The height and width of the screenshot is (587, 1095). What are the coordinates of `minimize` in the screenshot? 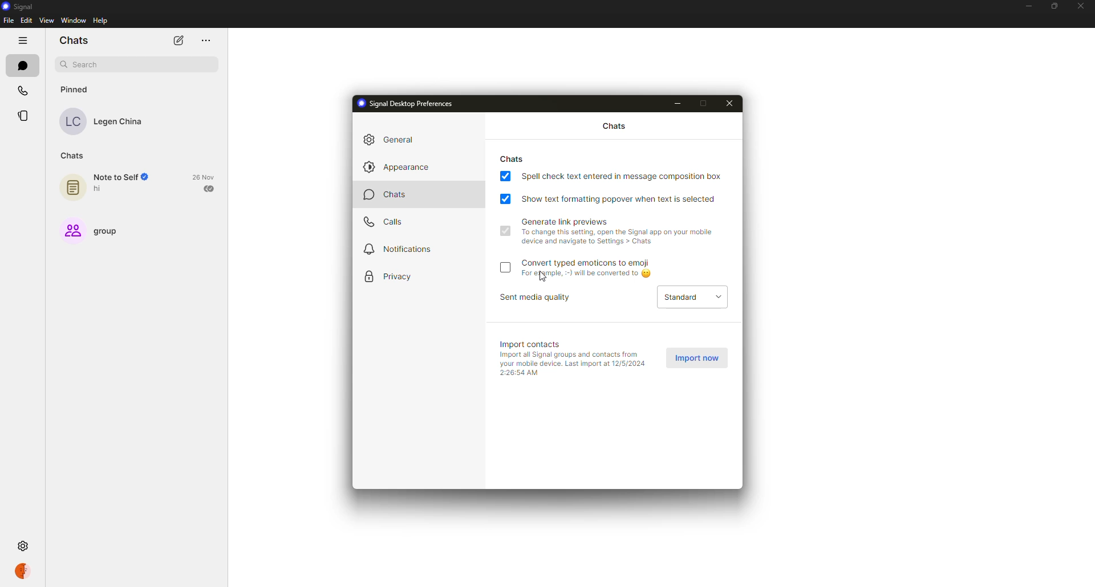 It's located at (1027, 7).